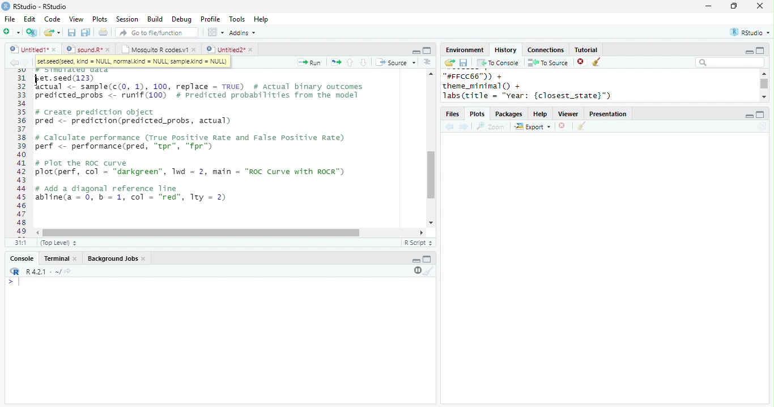 The width and height of the screenshot is (774, 407). What do you see at coordinates (464, 50) in the screenshot?
I see `Environment` at bounding box center [464, 50].